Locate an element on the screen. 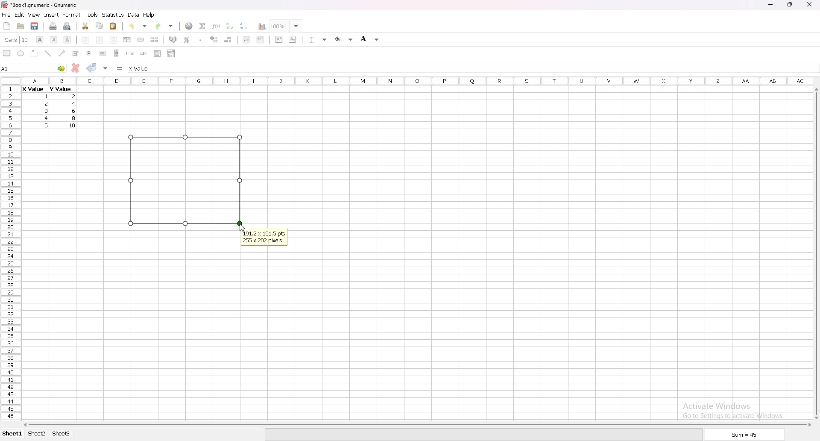 This screenshot has width=820, height=441. value is located at coordinates (46, 103).